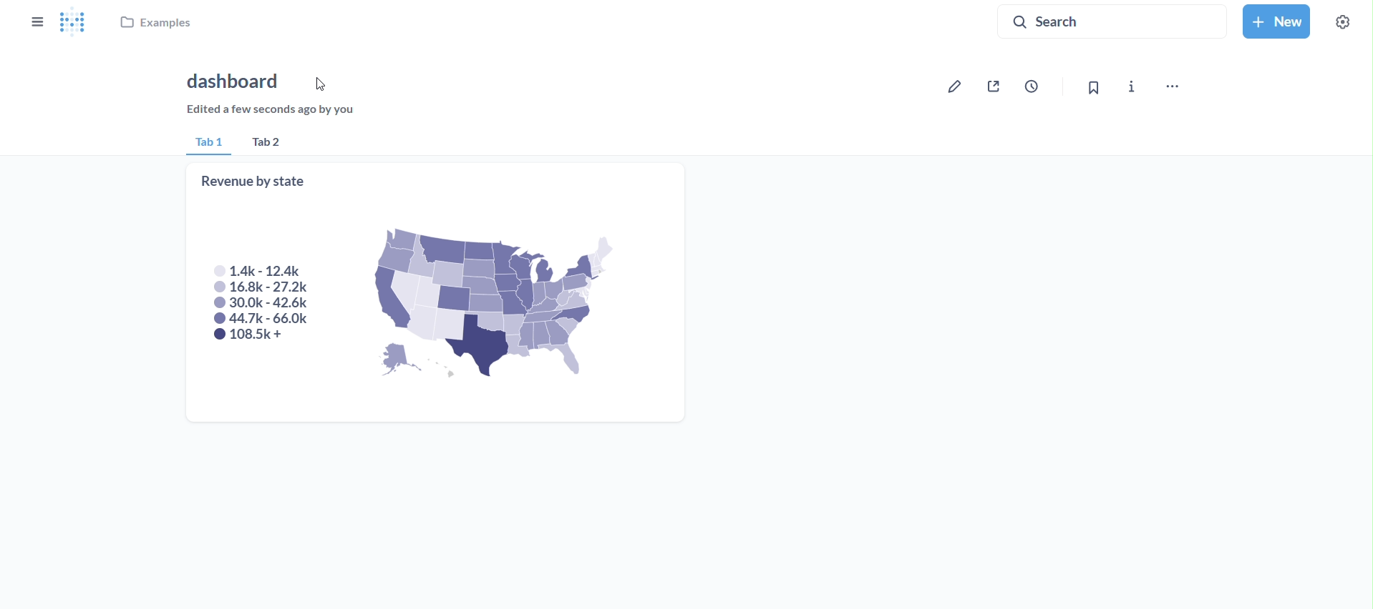 Image resolution: width=1373 pixels, height=609 pixels. Describe the element at coordinates (1037, 85) in the screenshot. I see `auto refresh` at that location.